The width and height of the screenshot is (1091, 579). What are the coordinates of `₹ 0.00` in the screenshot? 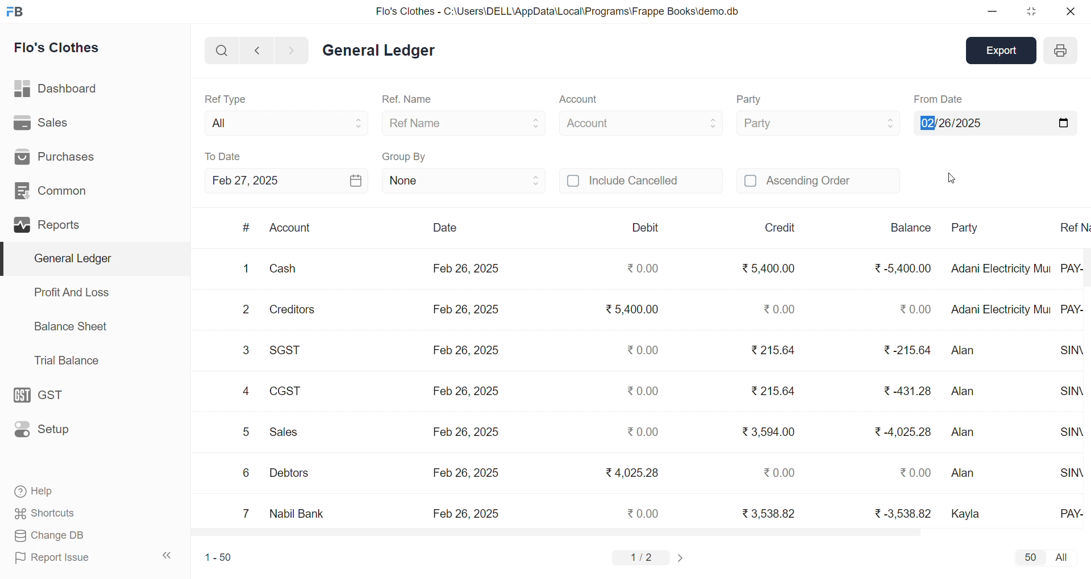 It's located at (916, 473).